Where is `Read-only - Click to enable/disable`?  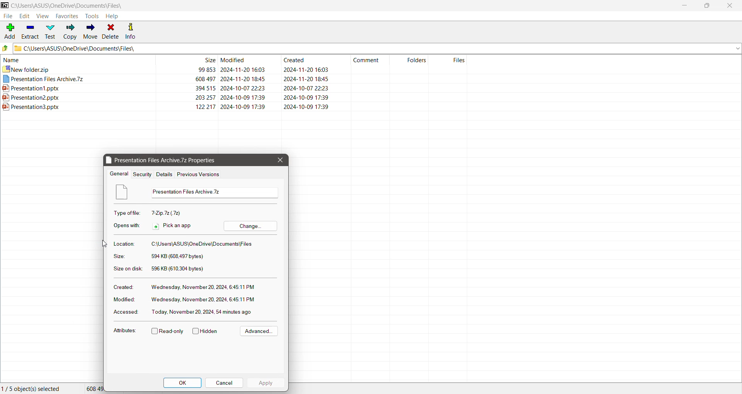
Read-only - Click to enable/disable is located at coordinates (168, 331).